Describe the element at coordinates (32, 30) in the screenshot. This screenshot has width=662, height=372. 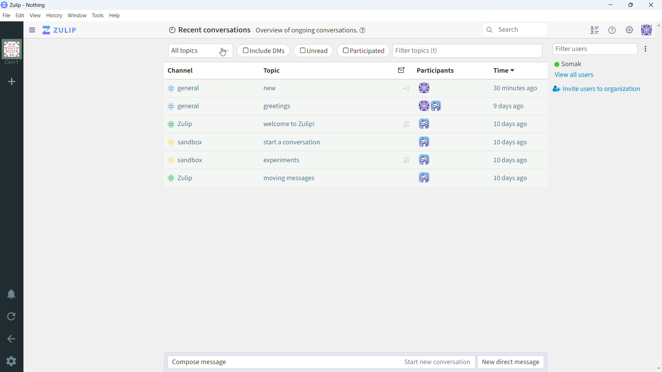
I see `open sidebar menu` at that location.